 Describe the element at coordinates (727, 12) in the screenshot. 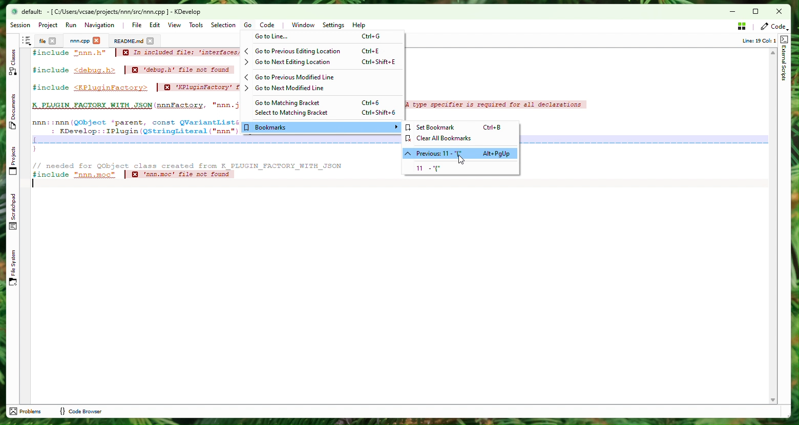

I see `minimize` at that location.